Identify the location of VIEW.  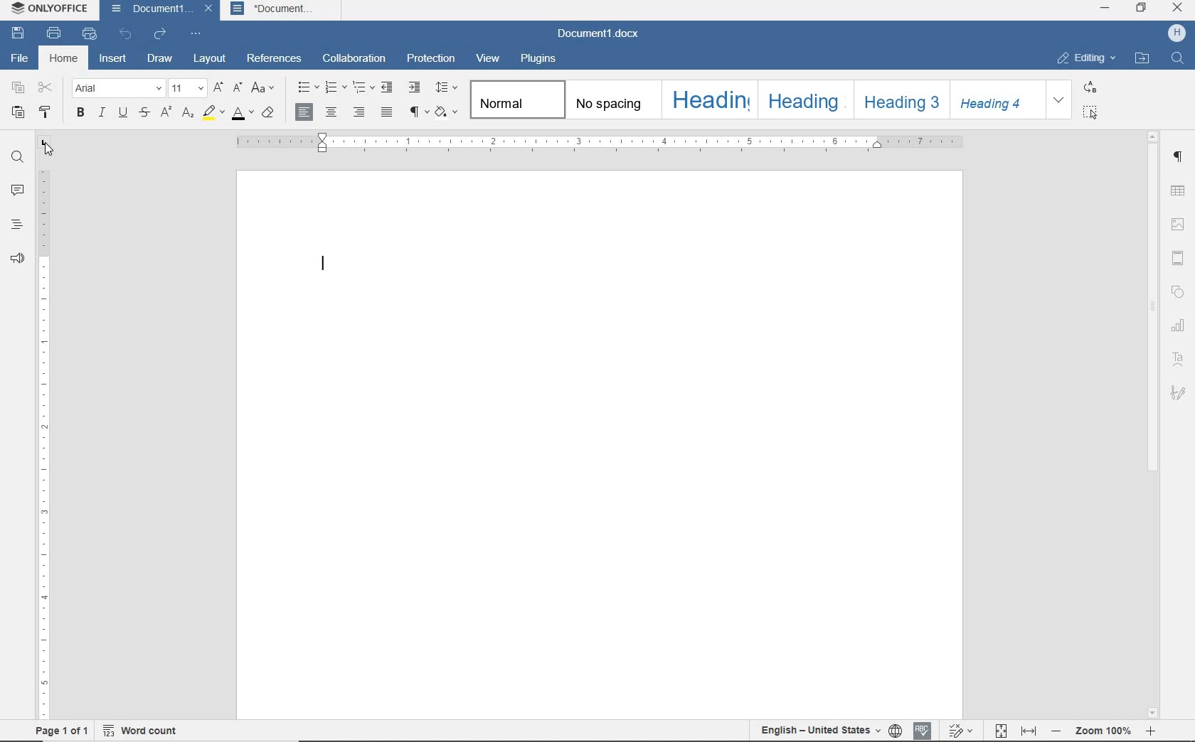
(489, 59).